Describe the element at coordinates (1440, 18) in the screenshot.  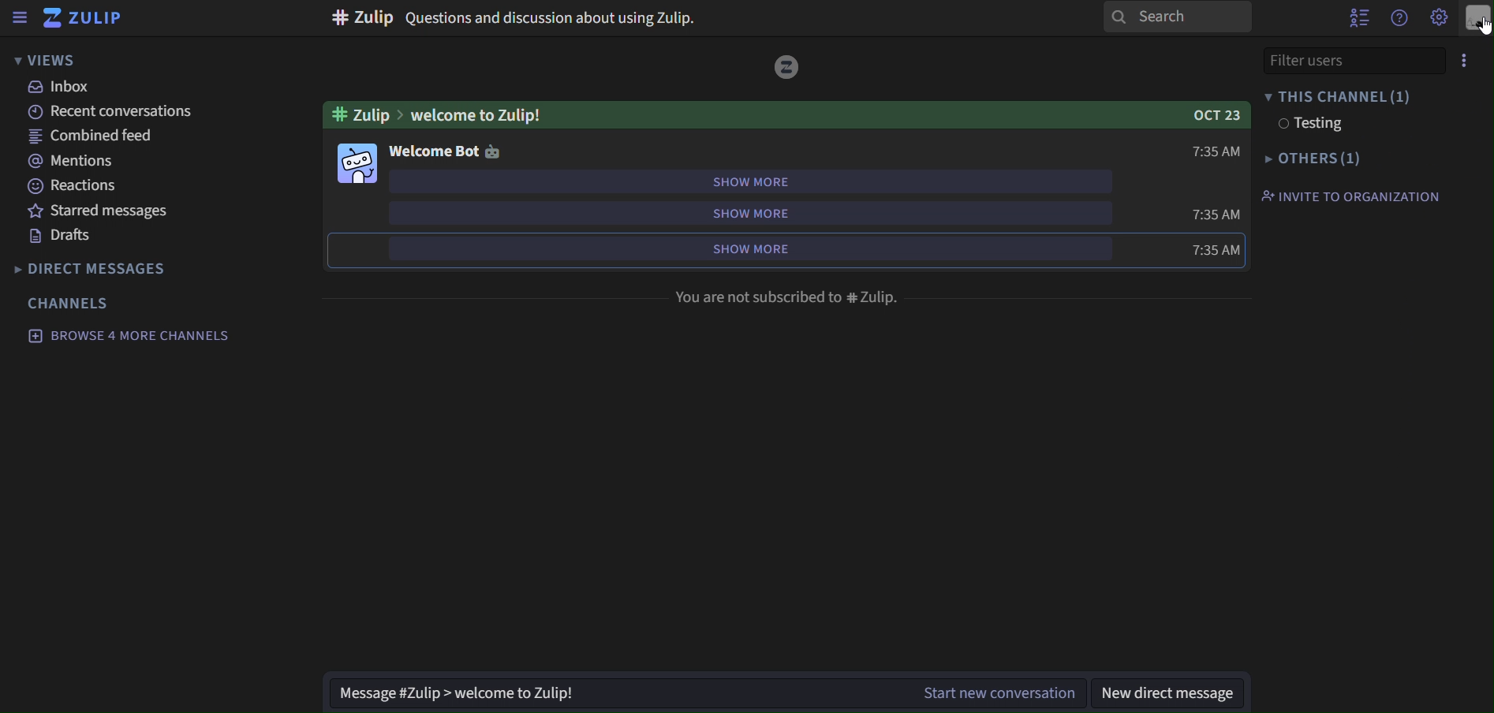
I see `main menu` at that location.